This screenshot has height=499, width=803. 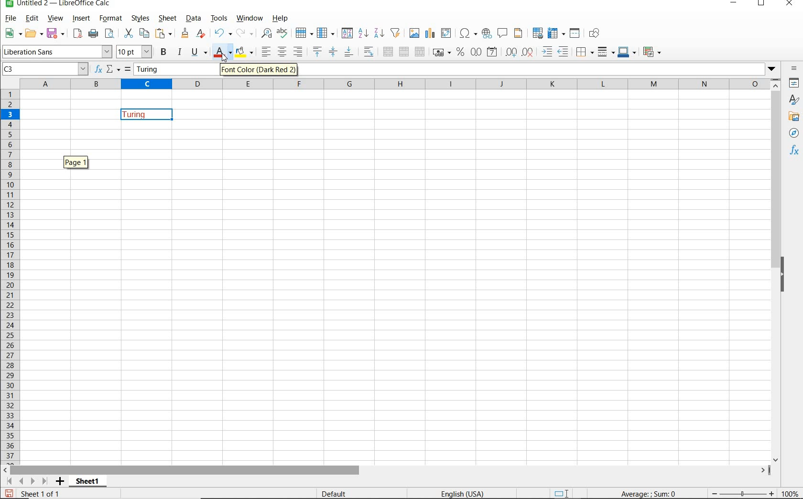 I want to click on ALIGN RIGHT, so click(x=298, y=53).